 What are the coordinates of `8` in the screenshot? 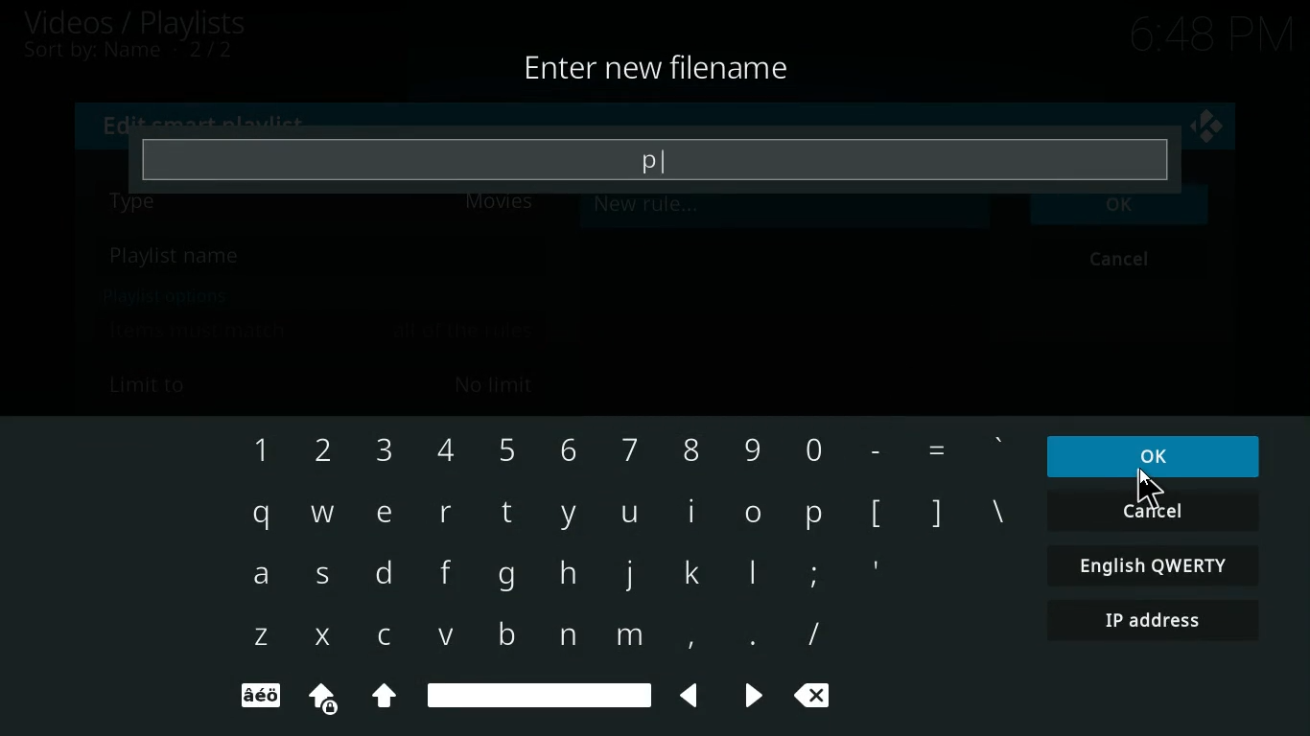 It's located at (685, 447).